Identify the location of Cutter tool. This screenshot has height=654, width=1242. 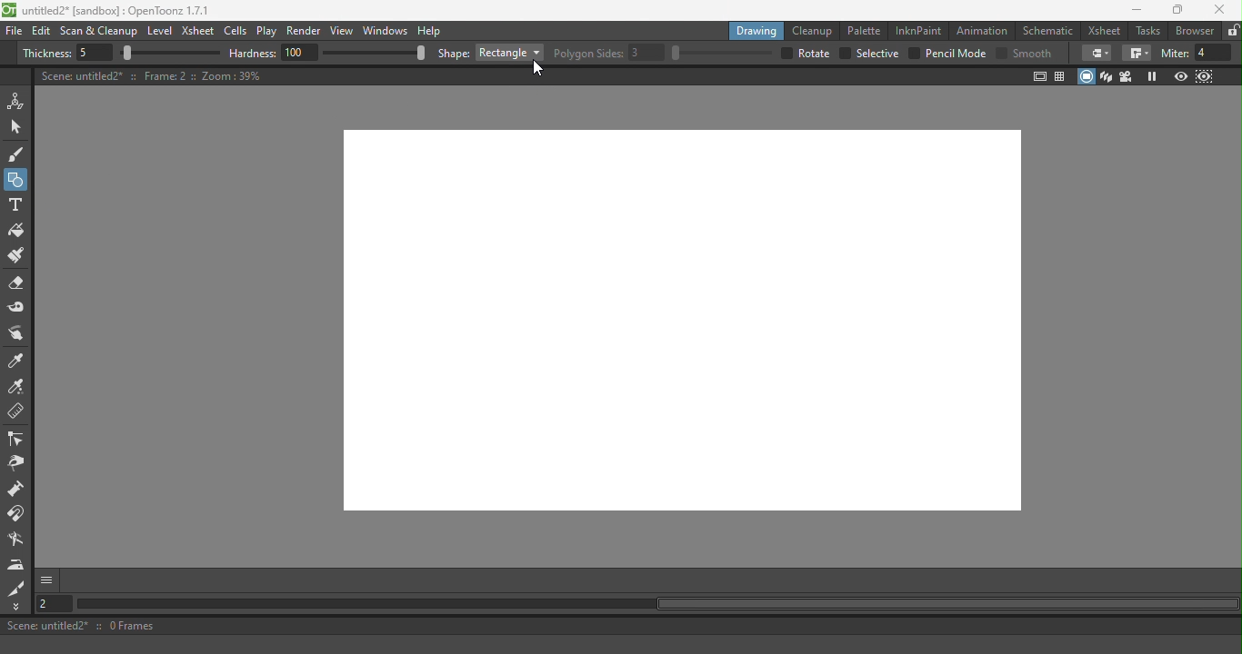
(19, 589).